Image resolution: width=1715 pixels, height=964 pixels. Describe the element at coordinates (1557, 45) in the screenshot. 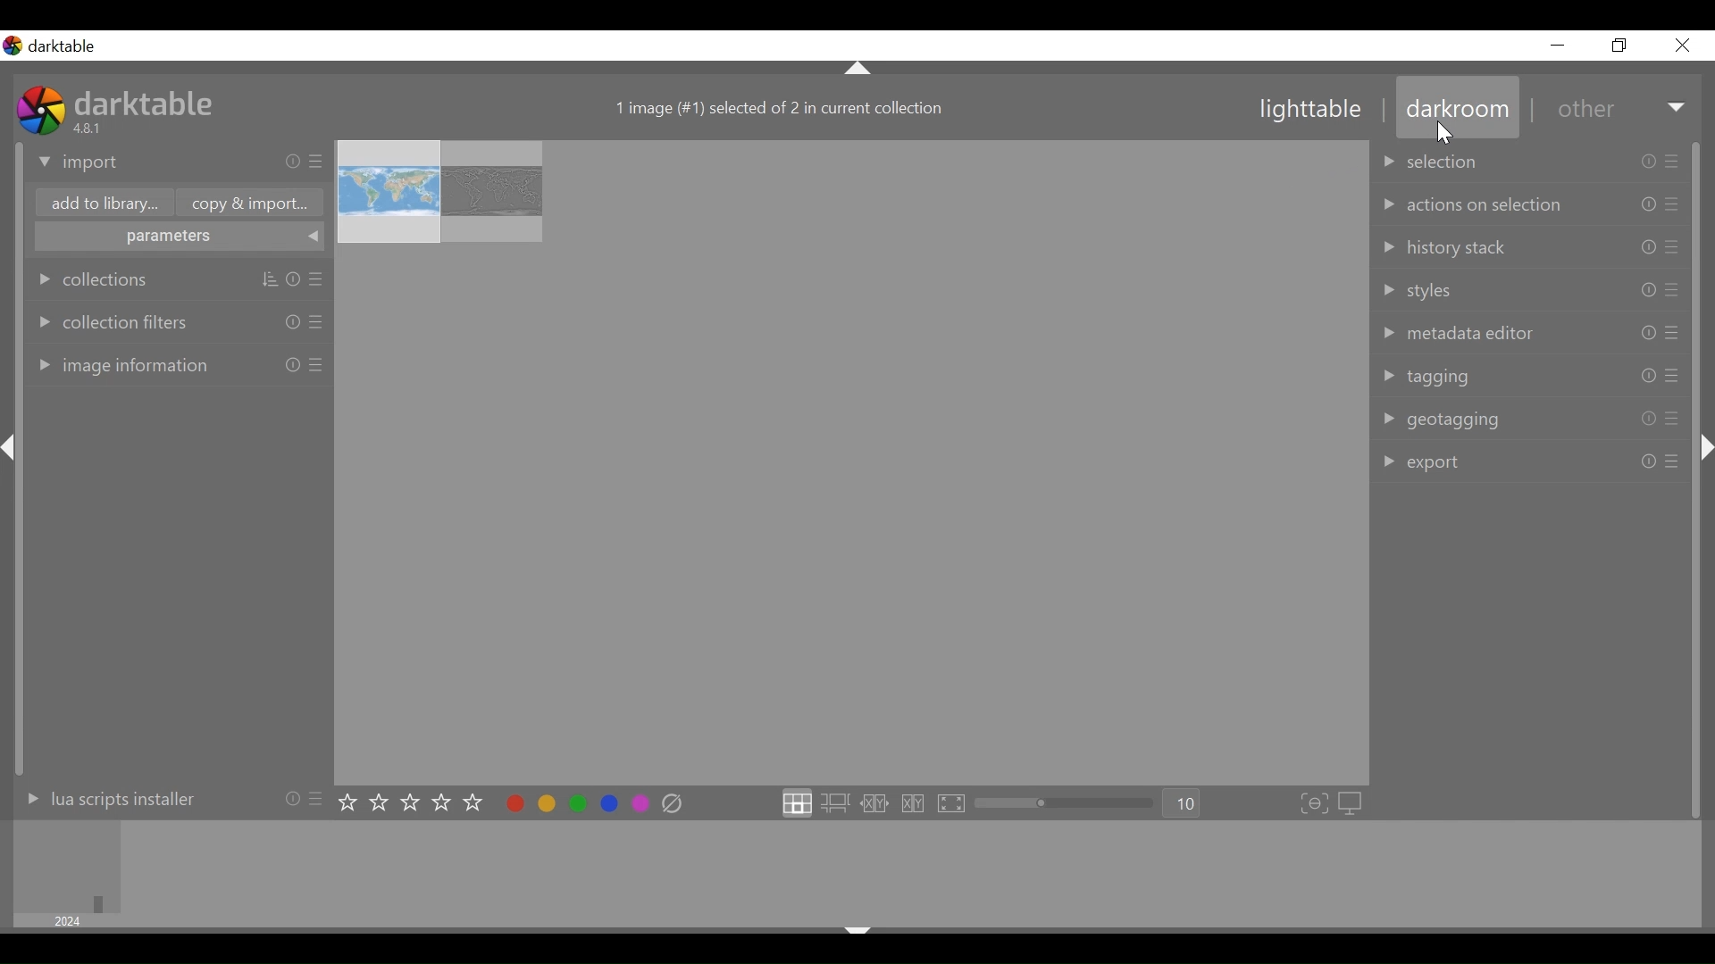

I see `minimize` at that location.